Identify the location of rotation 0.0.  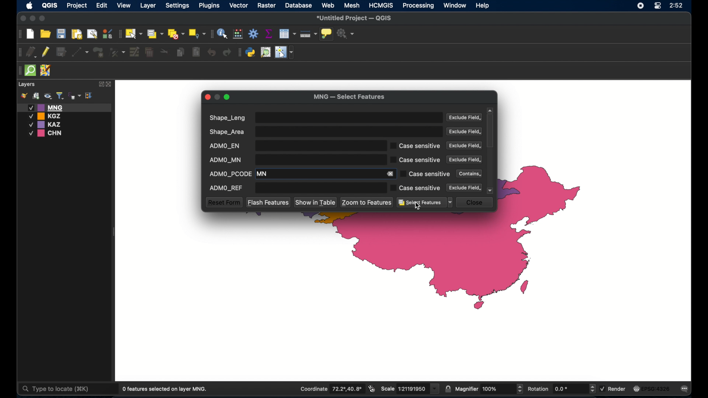
(562, 388).